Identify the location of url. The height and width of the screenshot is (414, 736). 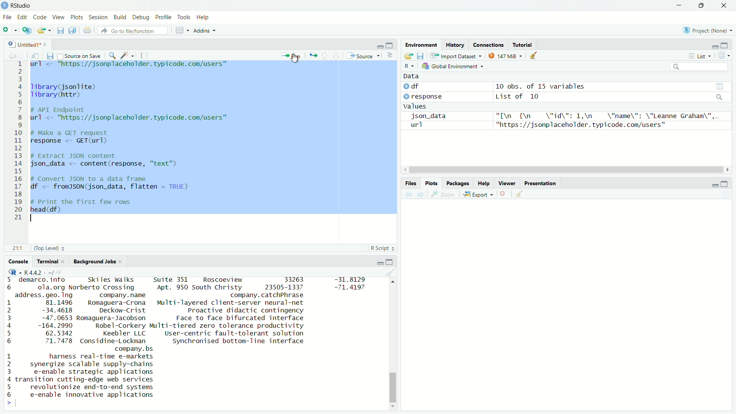
(415, 125).